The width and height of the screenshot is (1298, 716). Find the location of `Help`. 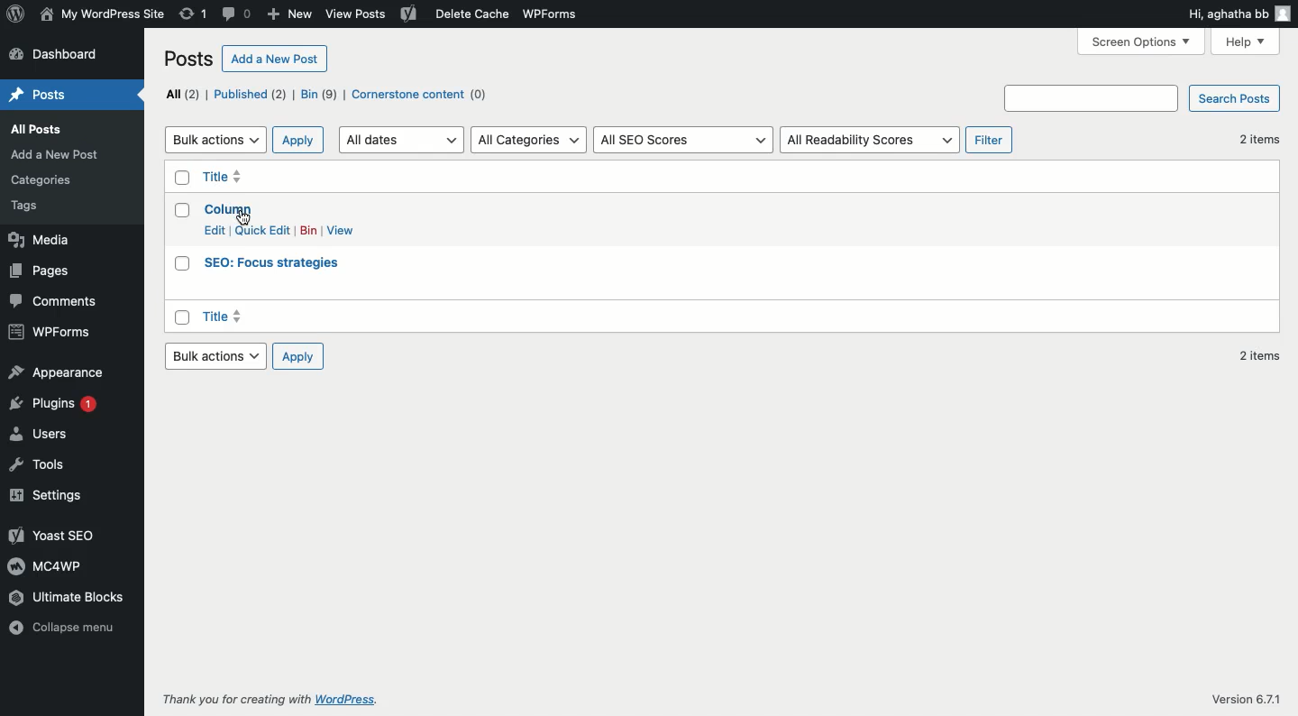

Help is located at coordinates (1248, 42).